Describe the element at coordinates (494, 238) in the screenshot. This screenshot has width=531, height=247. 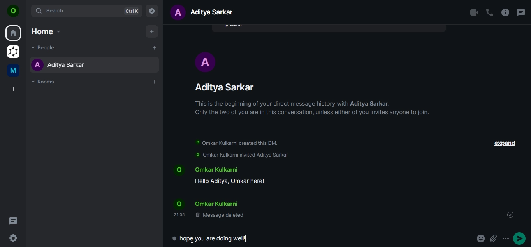
I see `attachment` at that location.